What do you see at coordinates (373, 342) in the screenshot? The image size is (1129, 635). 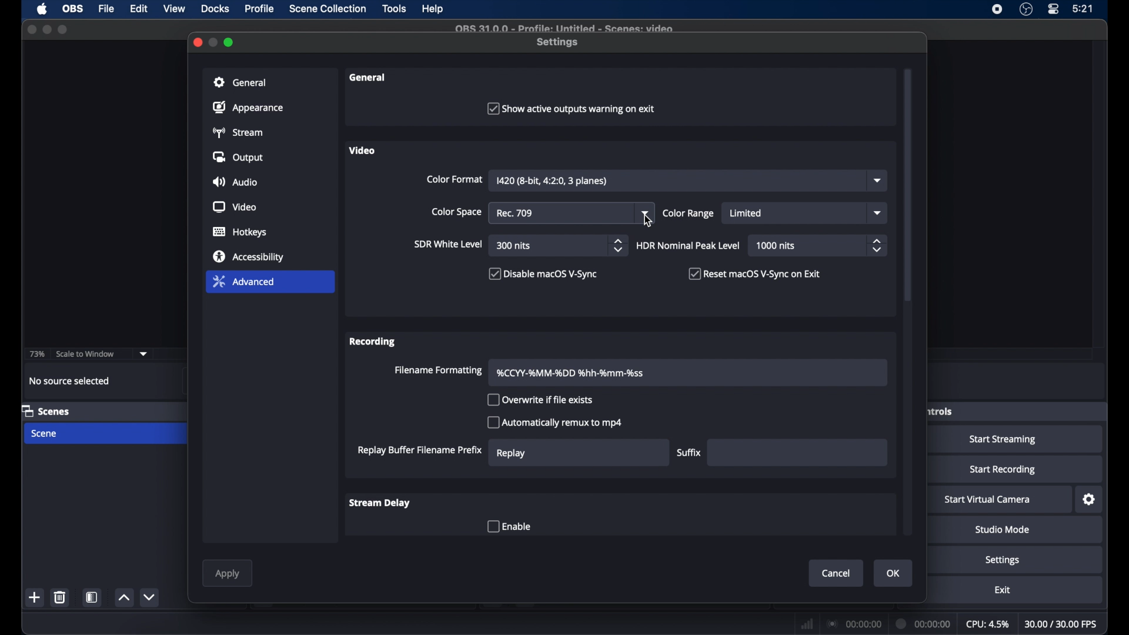 I see `recording` at bounding box center [373, 342].